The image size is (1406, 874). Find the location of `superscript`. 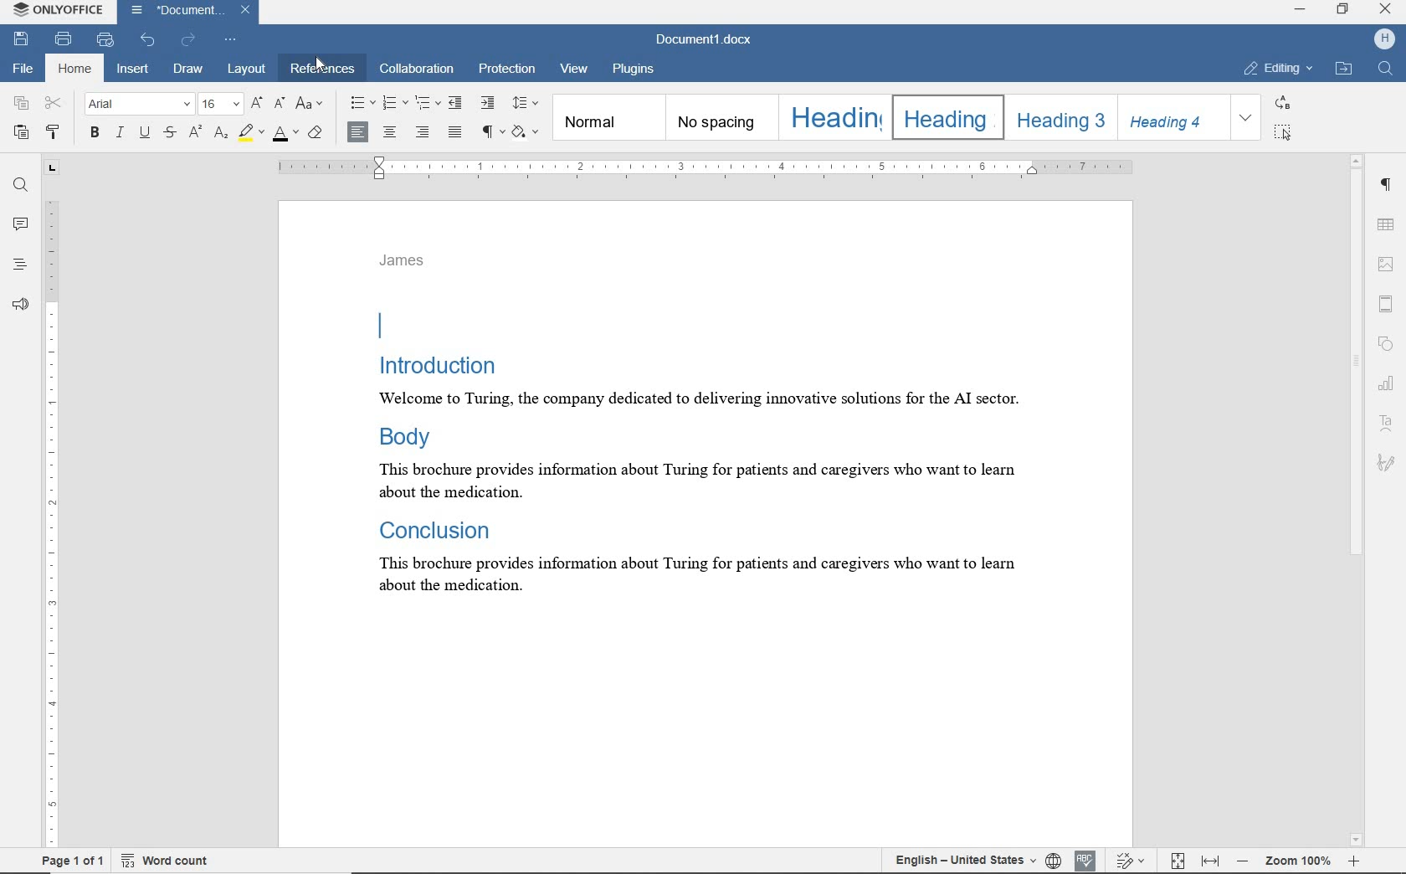

superscript is located at coordinates (222, 135).